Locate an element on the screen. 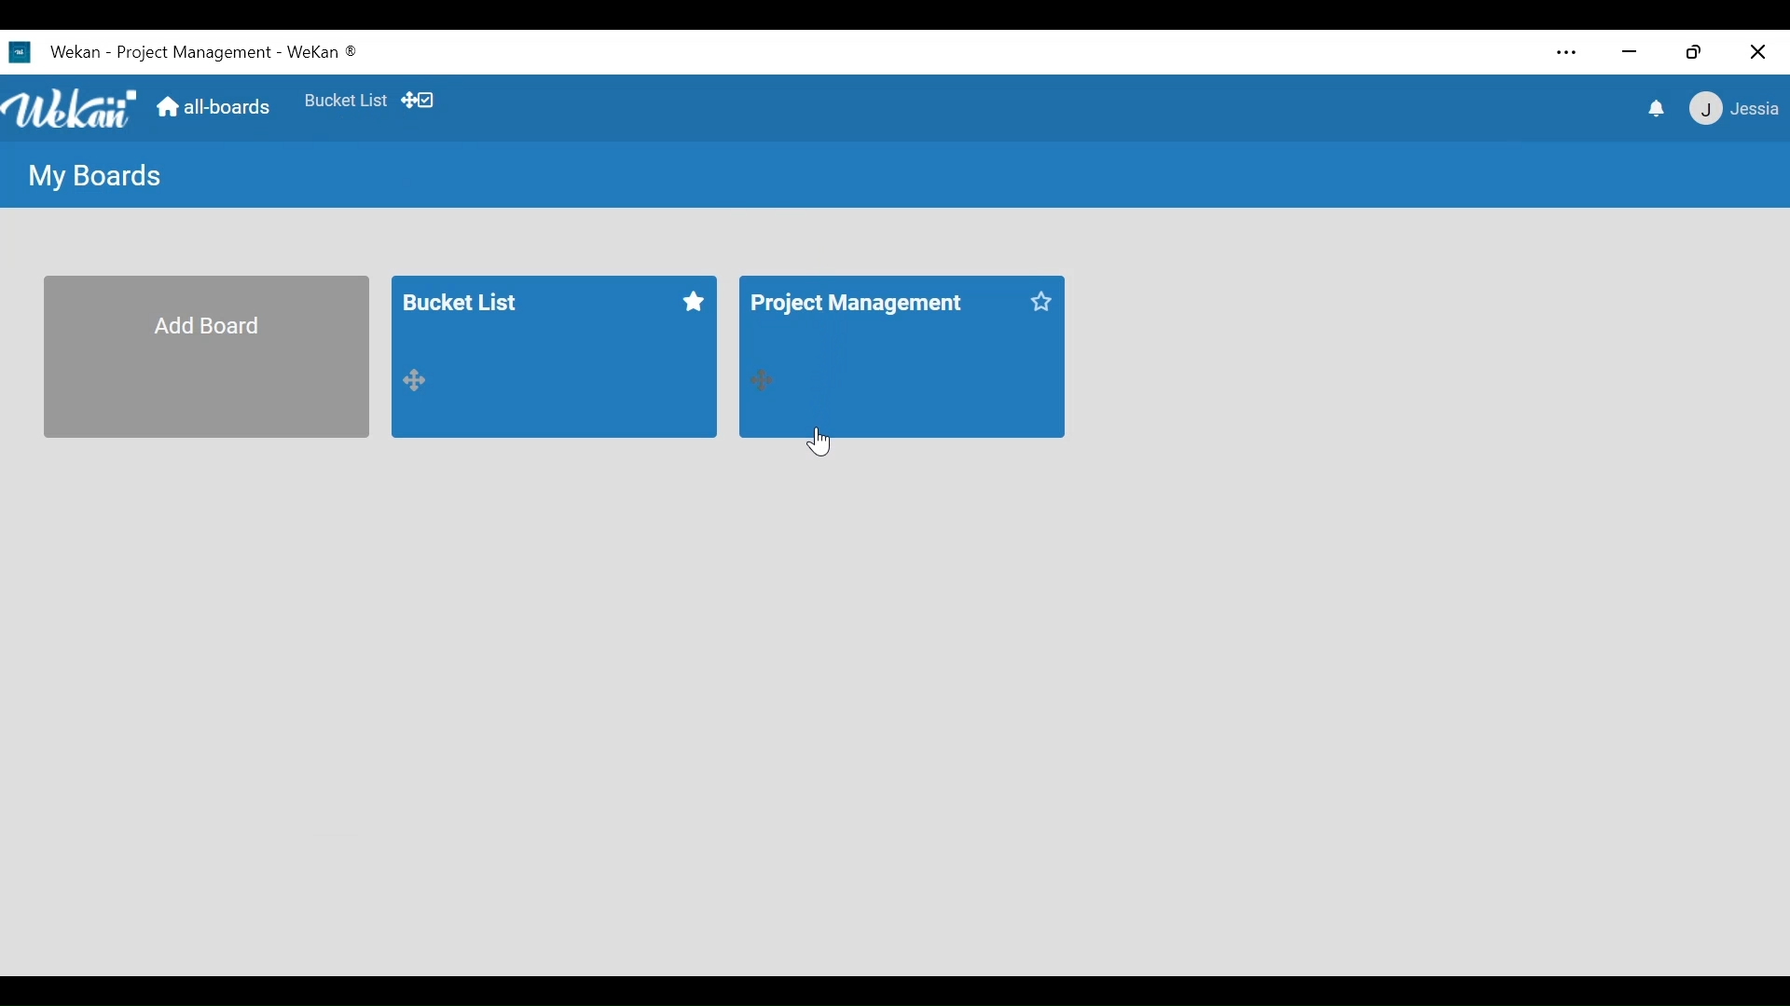 This screenshot has width=1790, height=1006. notifications is located at coordinates (1658, 108).